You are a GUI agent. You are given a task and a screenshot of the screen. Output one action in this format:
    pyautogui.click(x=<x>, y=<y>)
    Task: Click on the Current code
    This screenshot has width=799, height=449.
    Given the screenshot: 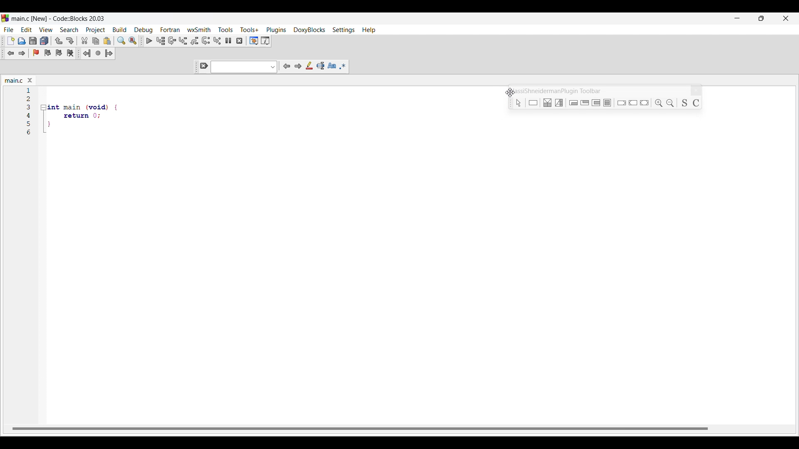 What is the action you would take?
    pyautogui.click(x=29, y=90)
    